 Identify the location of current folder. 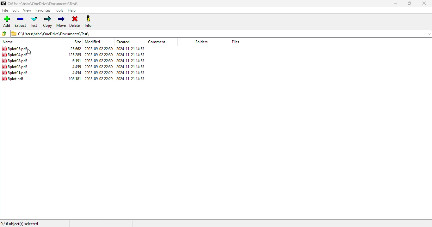
(221, 33).